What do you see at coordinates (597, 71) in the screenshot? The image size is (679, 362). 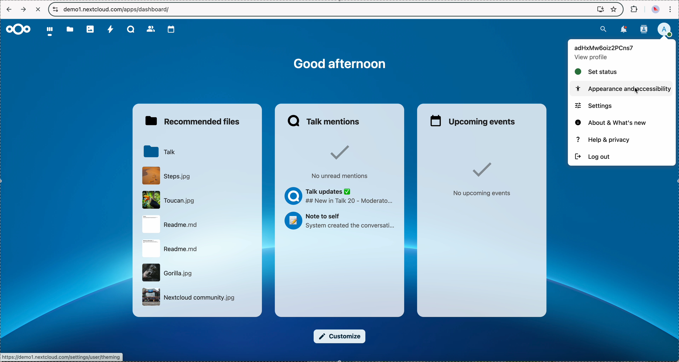 I see `set status` at bounding box center [597, 71].